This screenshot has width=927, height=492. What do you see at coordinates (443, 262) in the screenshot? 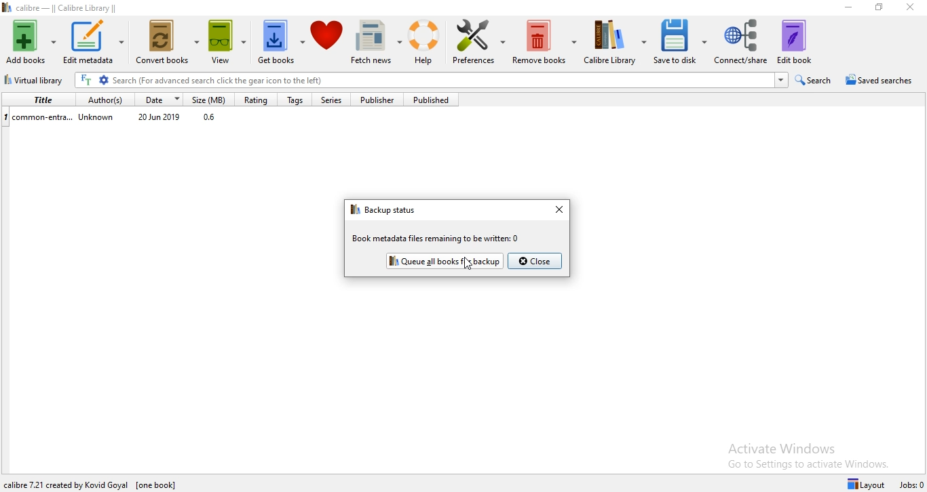
I see `queue all books for backup` at bounding box center [443, 262].